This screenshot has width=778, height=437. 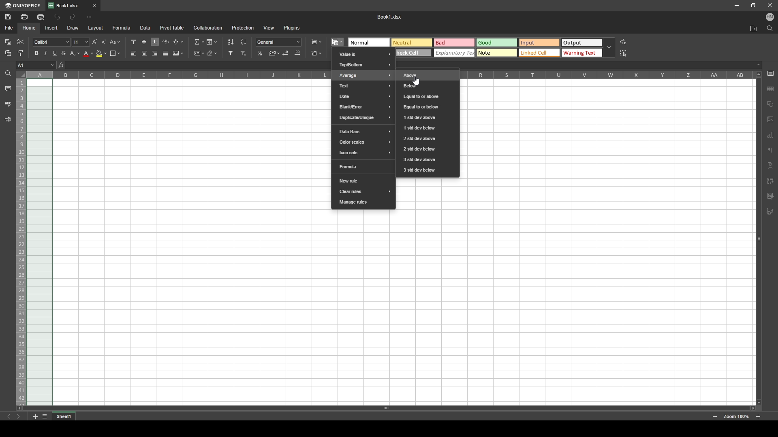 I want to click on undo, so click(x=57, y=17).